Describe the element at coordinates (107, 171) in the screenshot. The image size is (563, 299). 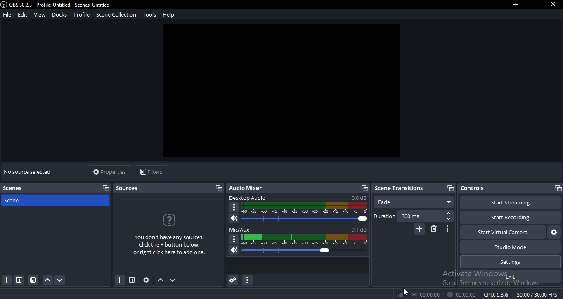
I see `properties` at that location.